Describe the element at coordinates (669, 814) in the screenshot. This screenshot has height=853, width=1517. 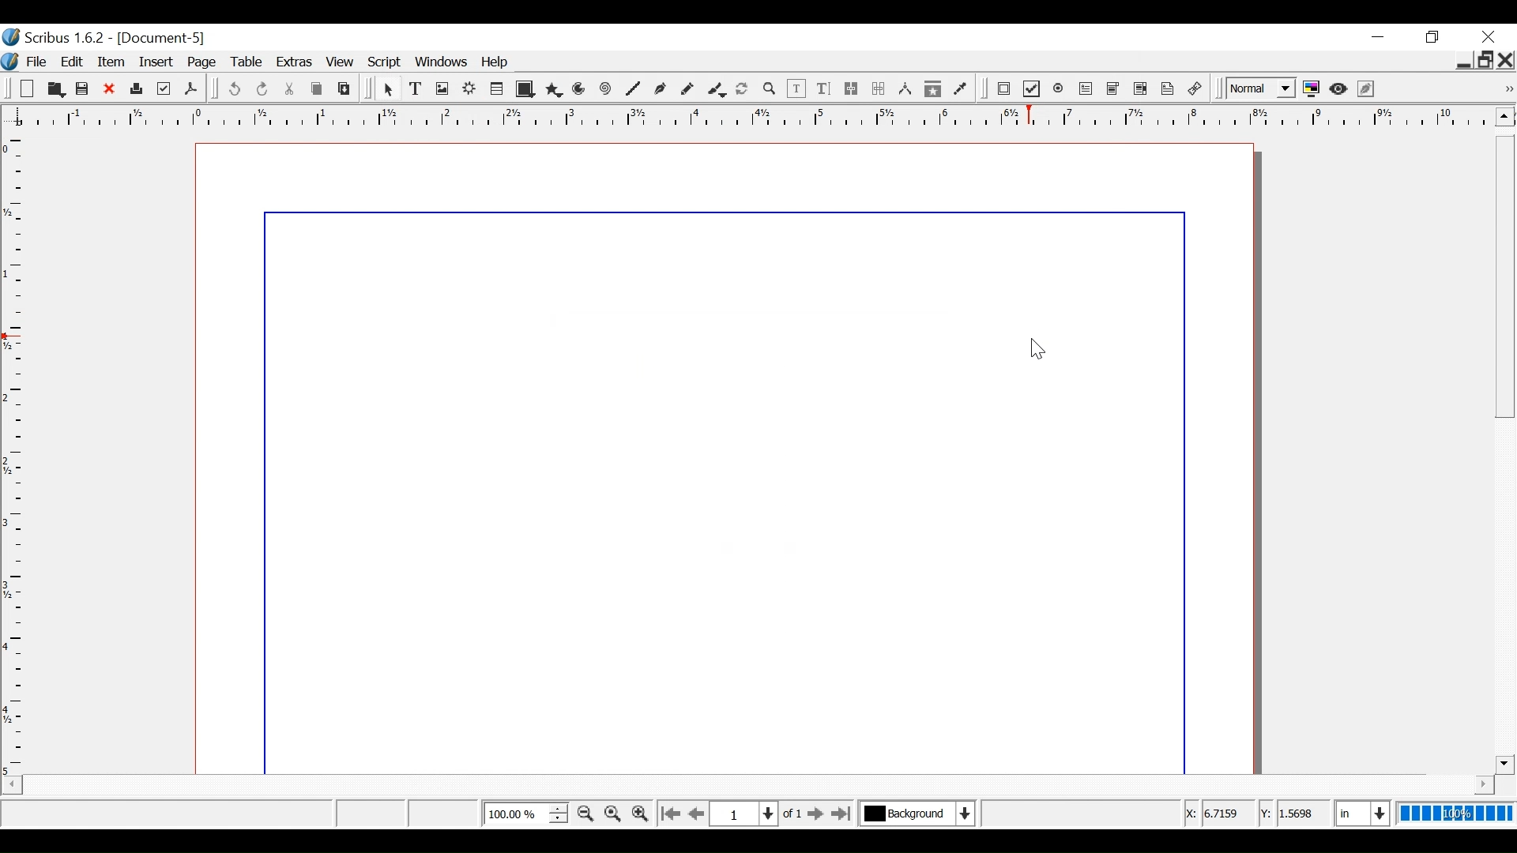
I see `Go to the first page` at that location.